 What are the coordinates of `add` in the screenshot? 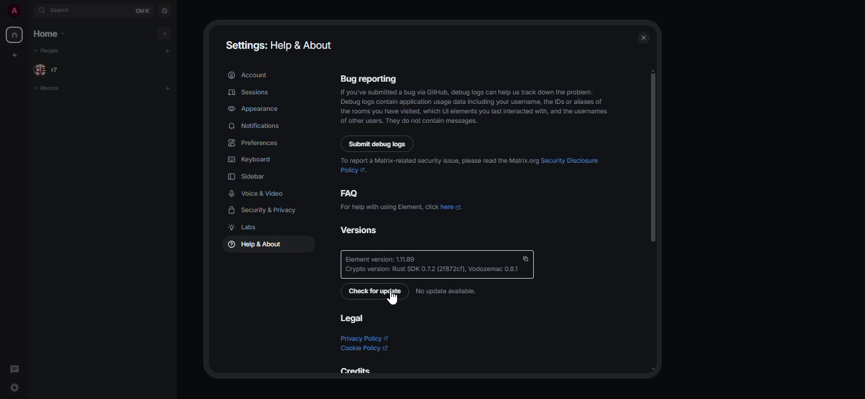 It's located at (167, 51).